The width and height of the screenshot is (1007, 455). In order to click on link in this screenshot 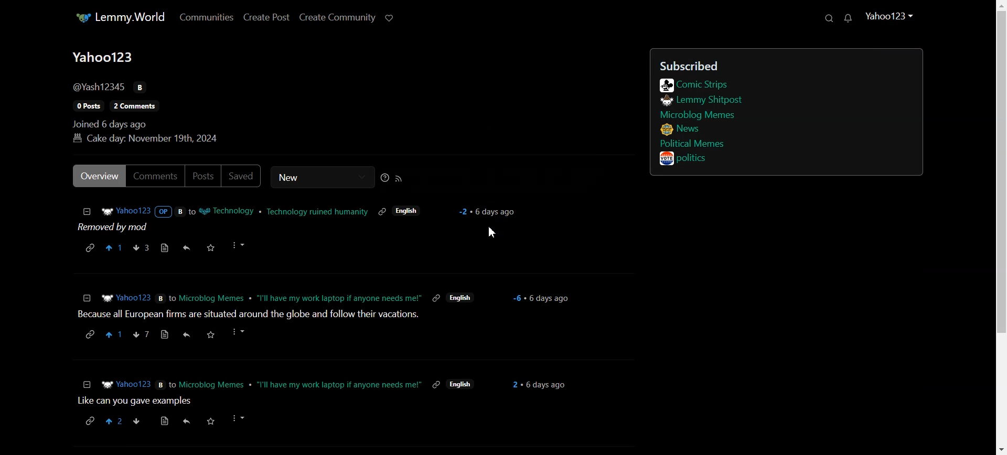, I will do `click(435, 298)`.